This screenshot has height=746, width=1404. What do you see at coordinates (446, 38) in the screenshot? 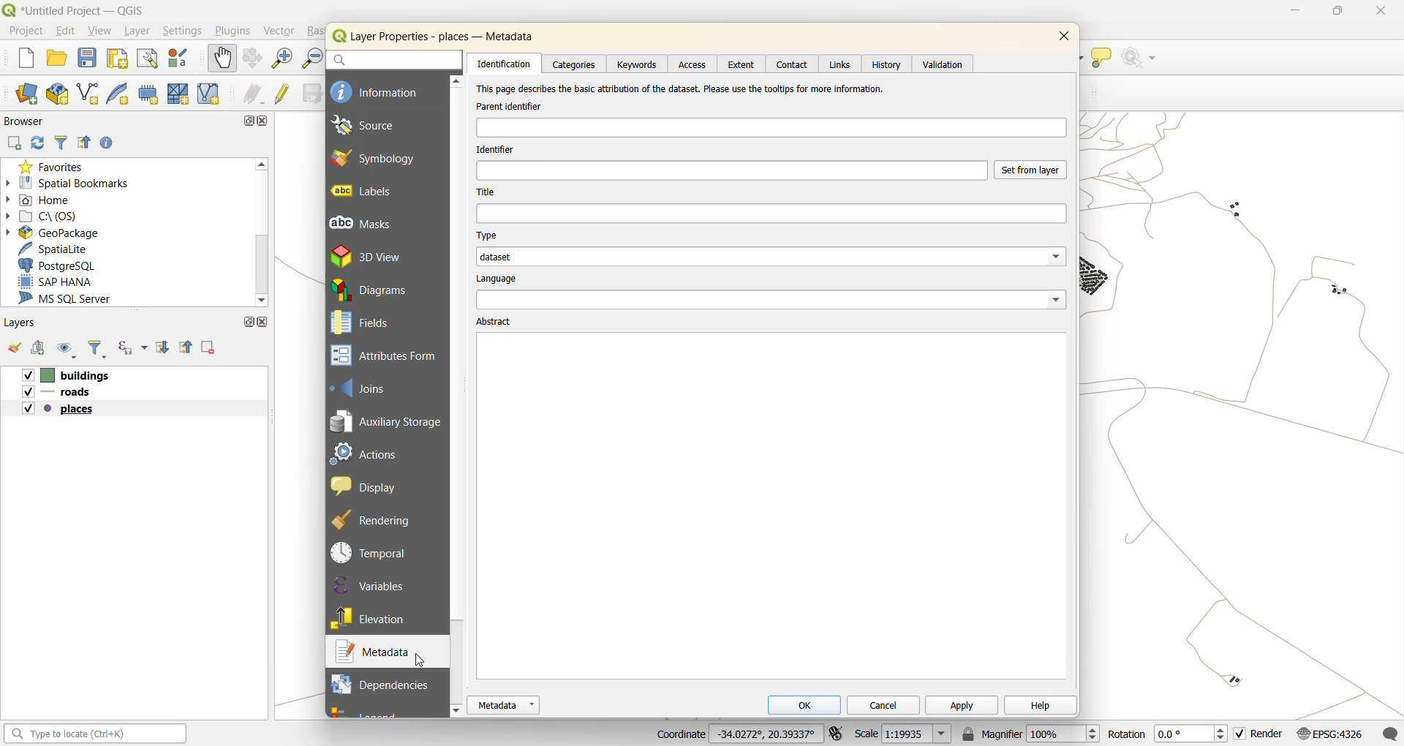
I see `layer properties` at bounding box center [446, 38].